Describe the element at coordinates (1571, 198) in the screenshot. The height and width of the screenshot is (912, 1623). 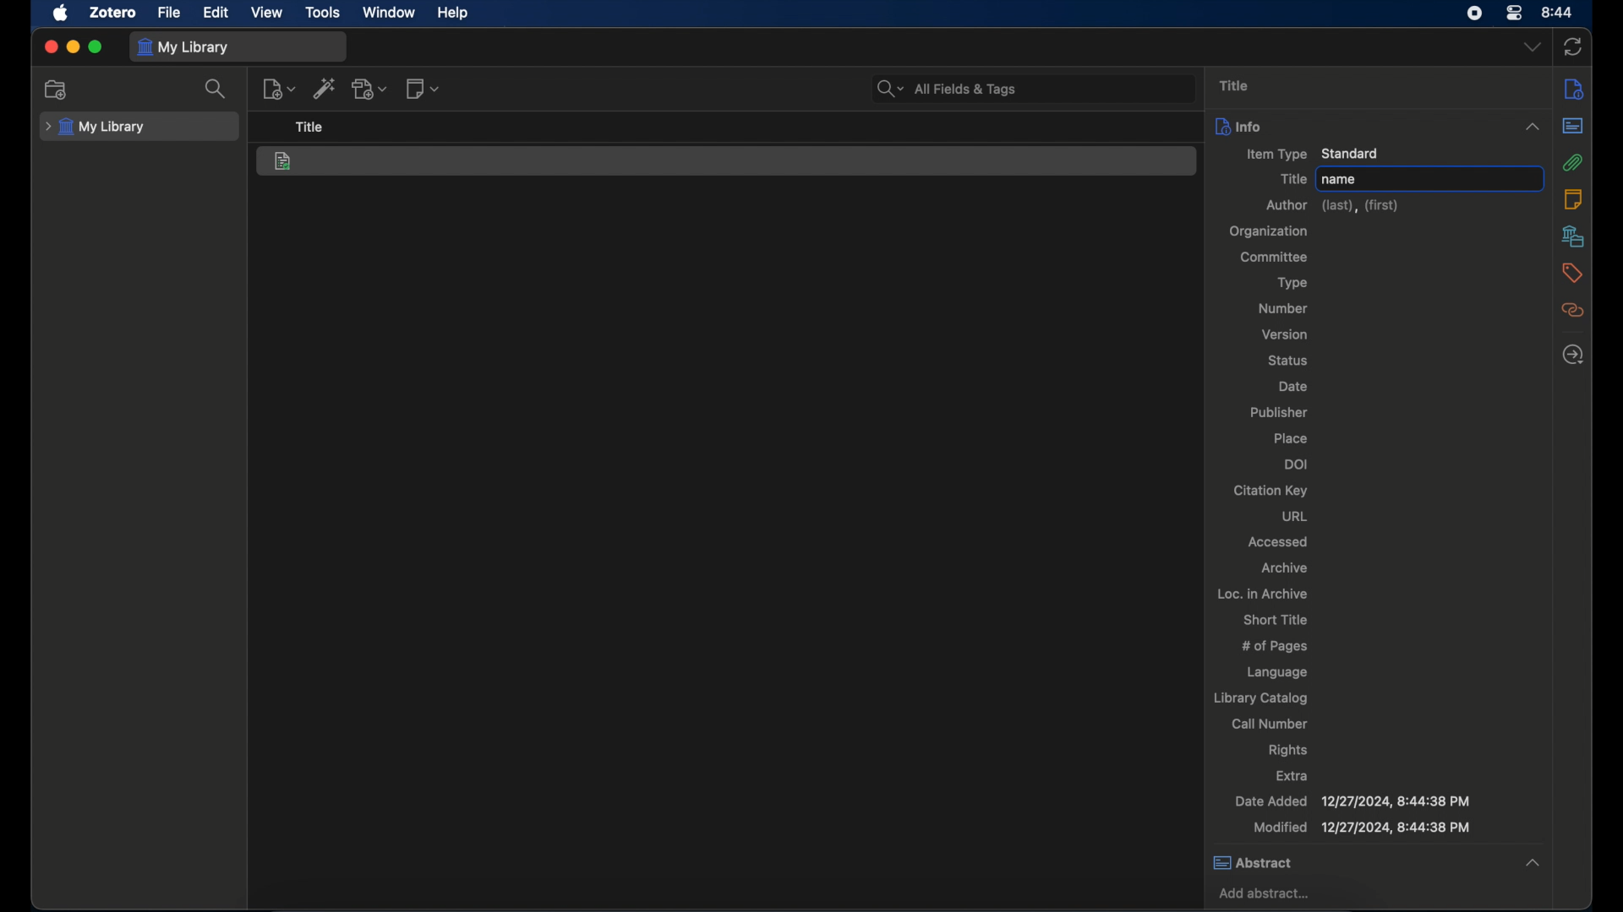
I see `notes` at that location.